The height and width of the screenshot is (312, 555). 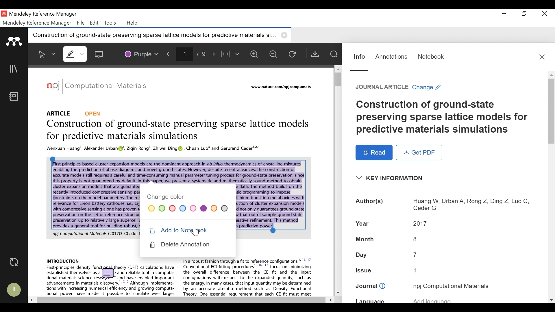 I want to click on Scroll down, so click(x=338, y=292).